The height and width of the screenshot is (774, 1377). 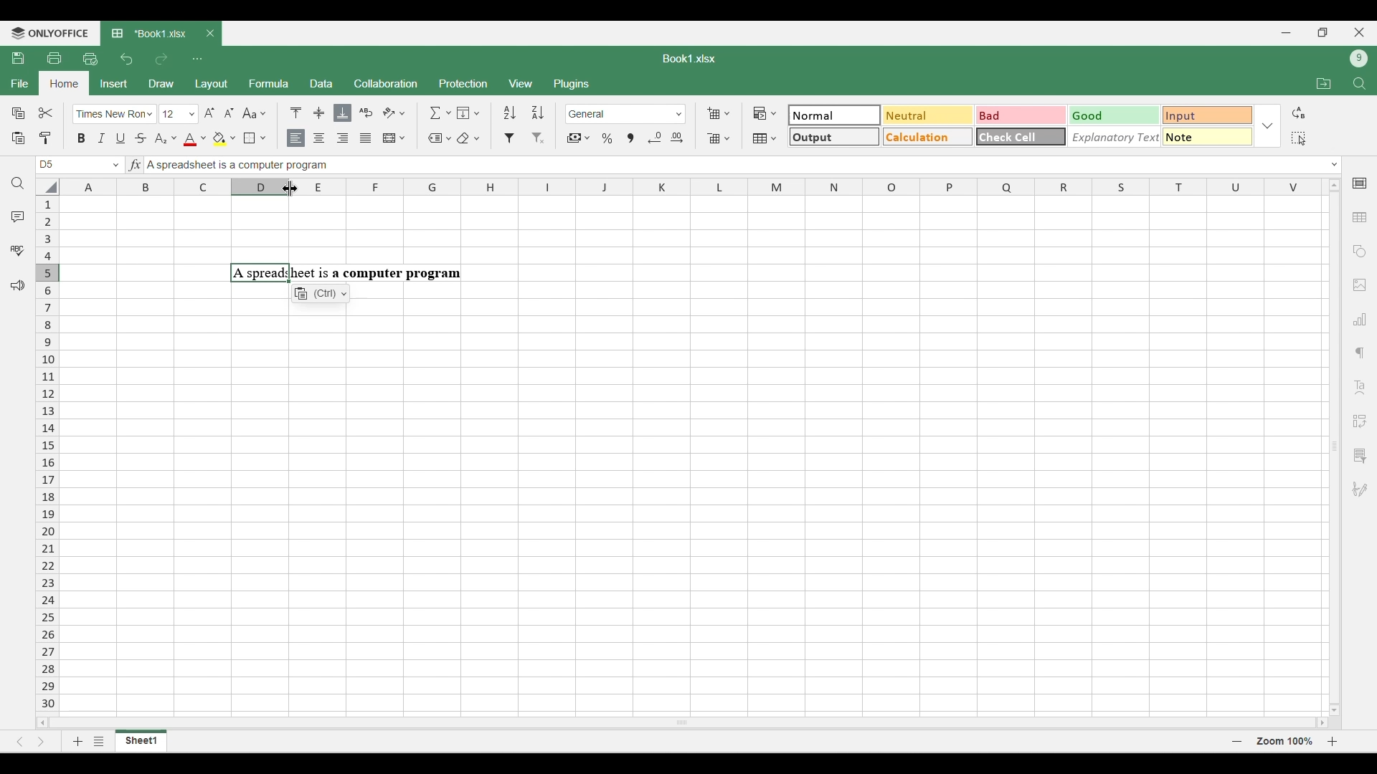 What do you see at coordinates (212, 85) in the screenshot?
I see `Layout menu` at bounding box center [212, 85].